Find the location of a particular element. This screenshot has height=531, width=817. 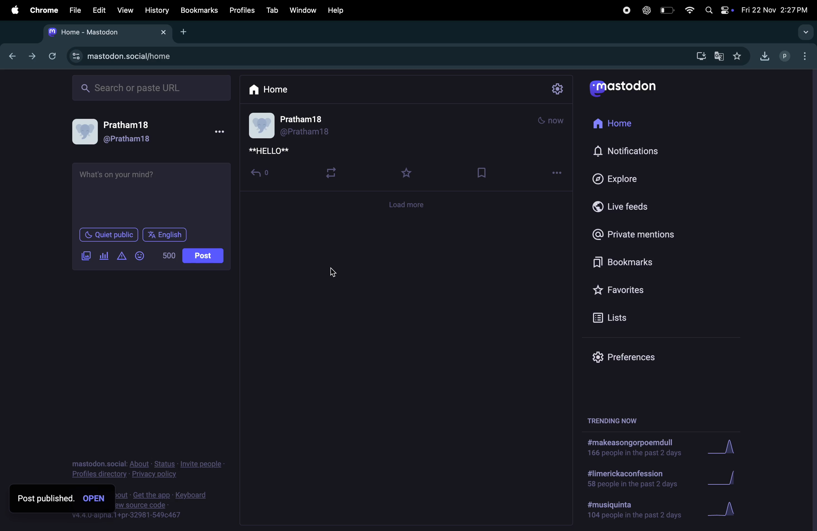

user is located at coordinates (308, 125).